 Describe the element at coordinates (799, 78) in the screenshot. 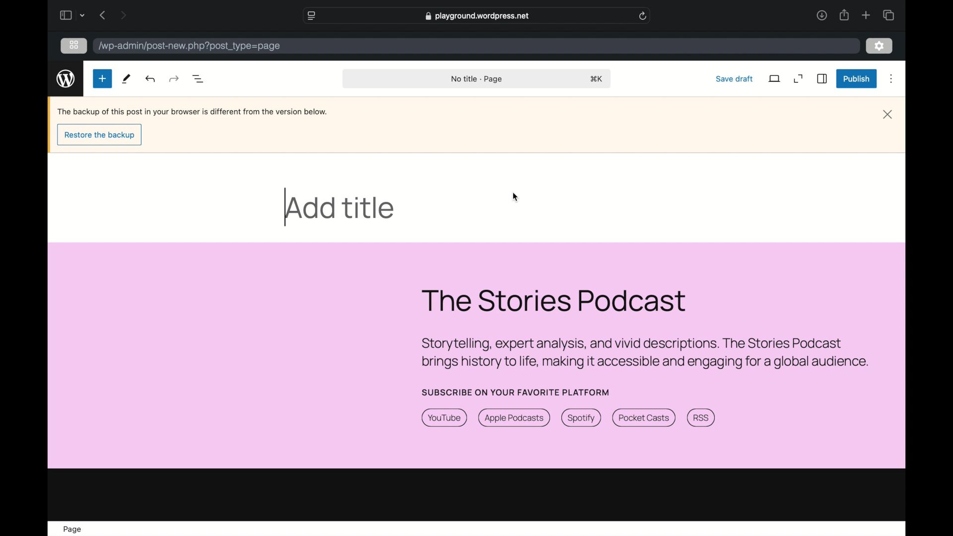

I see `expand` at that location.